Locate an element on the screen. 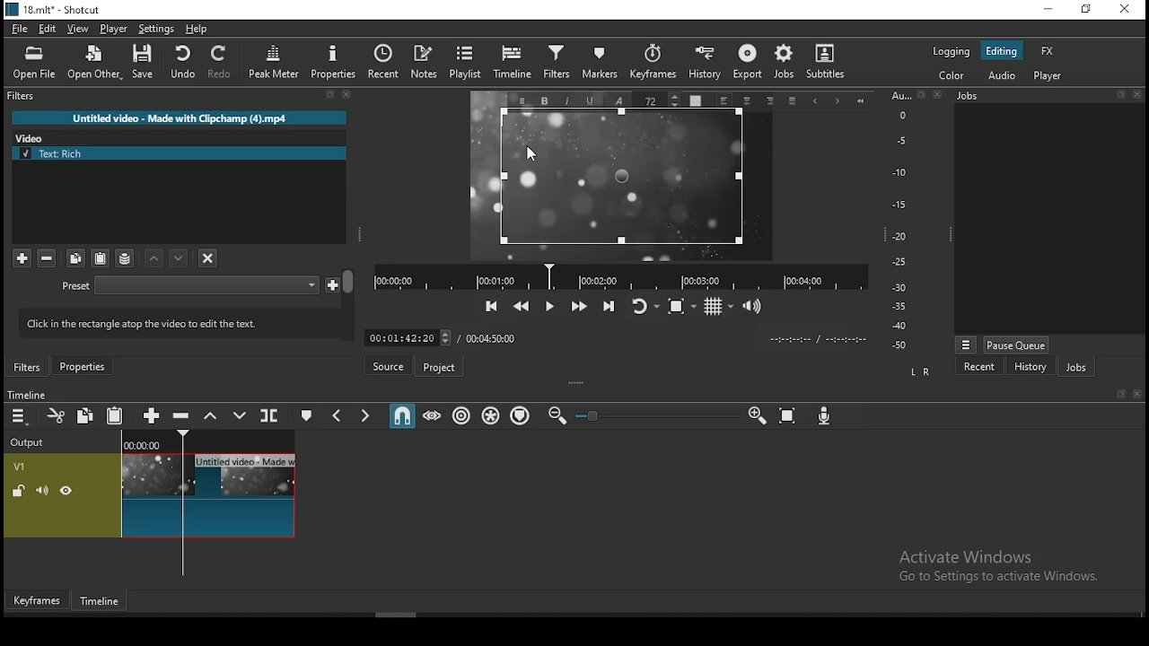  subtitles is located at coordinates (830, 65).